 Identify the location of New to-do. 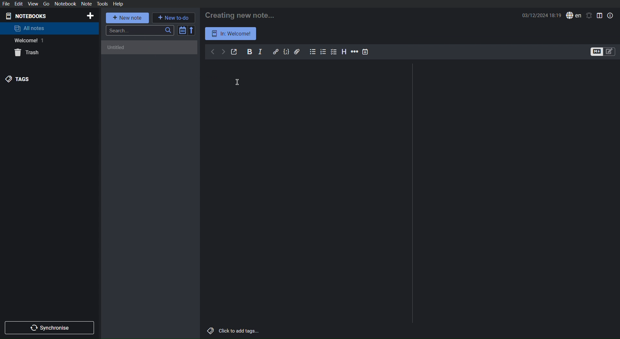
(173, 17).